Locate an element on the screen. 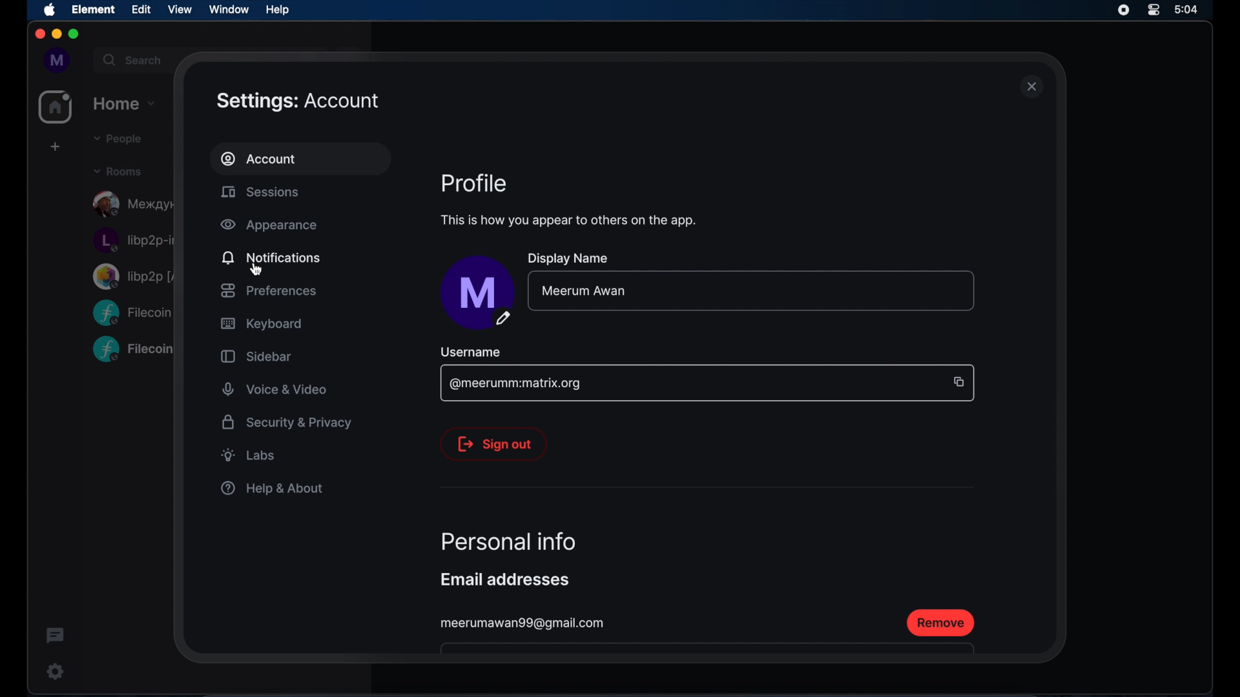 This screenshot has width=1240, height=697. copy username is located at coordinates (958, 381).